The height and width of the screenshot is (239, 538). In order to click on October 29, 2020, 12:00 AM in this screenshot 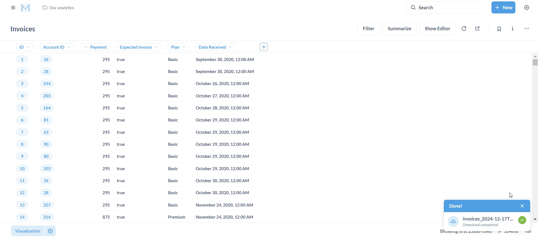, I will do `click(221, 156)`.